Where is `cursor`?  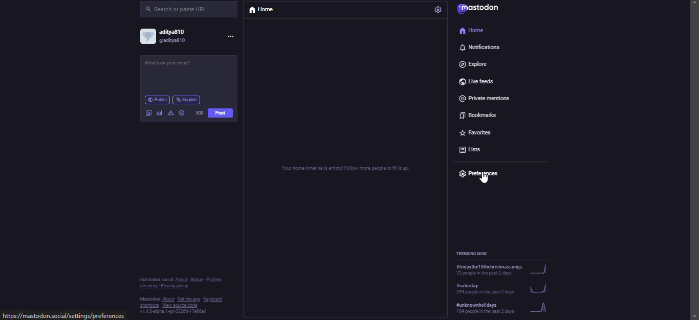 cursor is located at coordinates (482, 179).